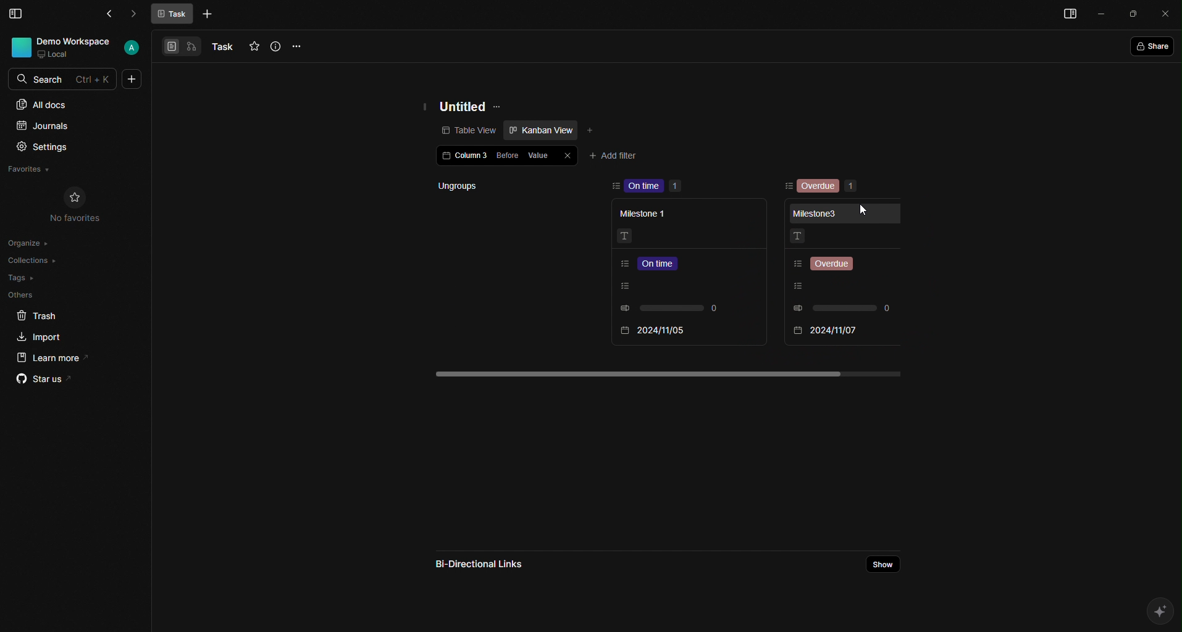  I want to click on Untitled, so click(463, 104).